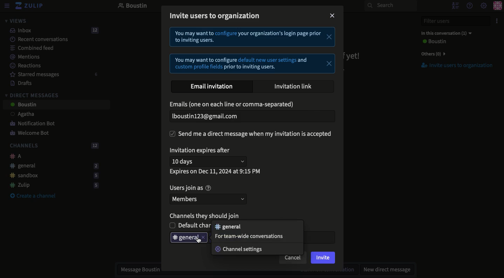 The image size is (504, 278). Describe the element at coordinates (455, 5) in the screenshot. I see `Hide users list` at that location.